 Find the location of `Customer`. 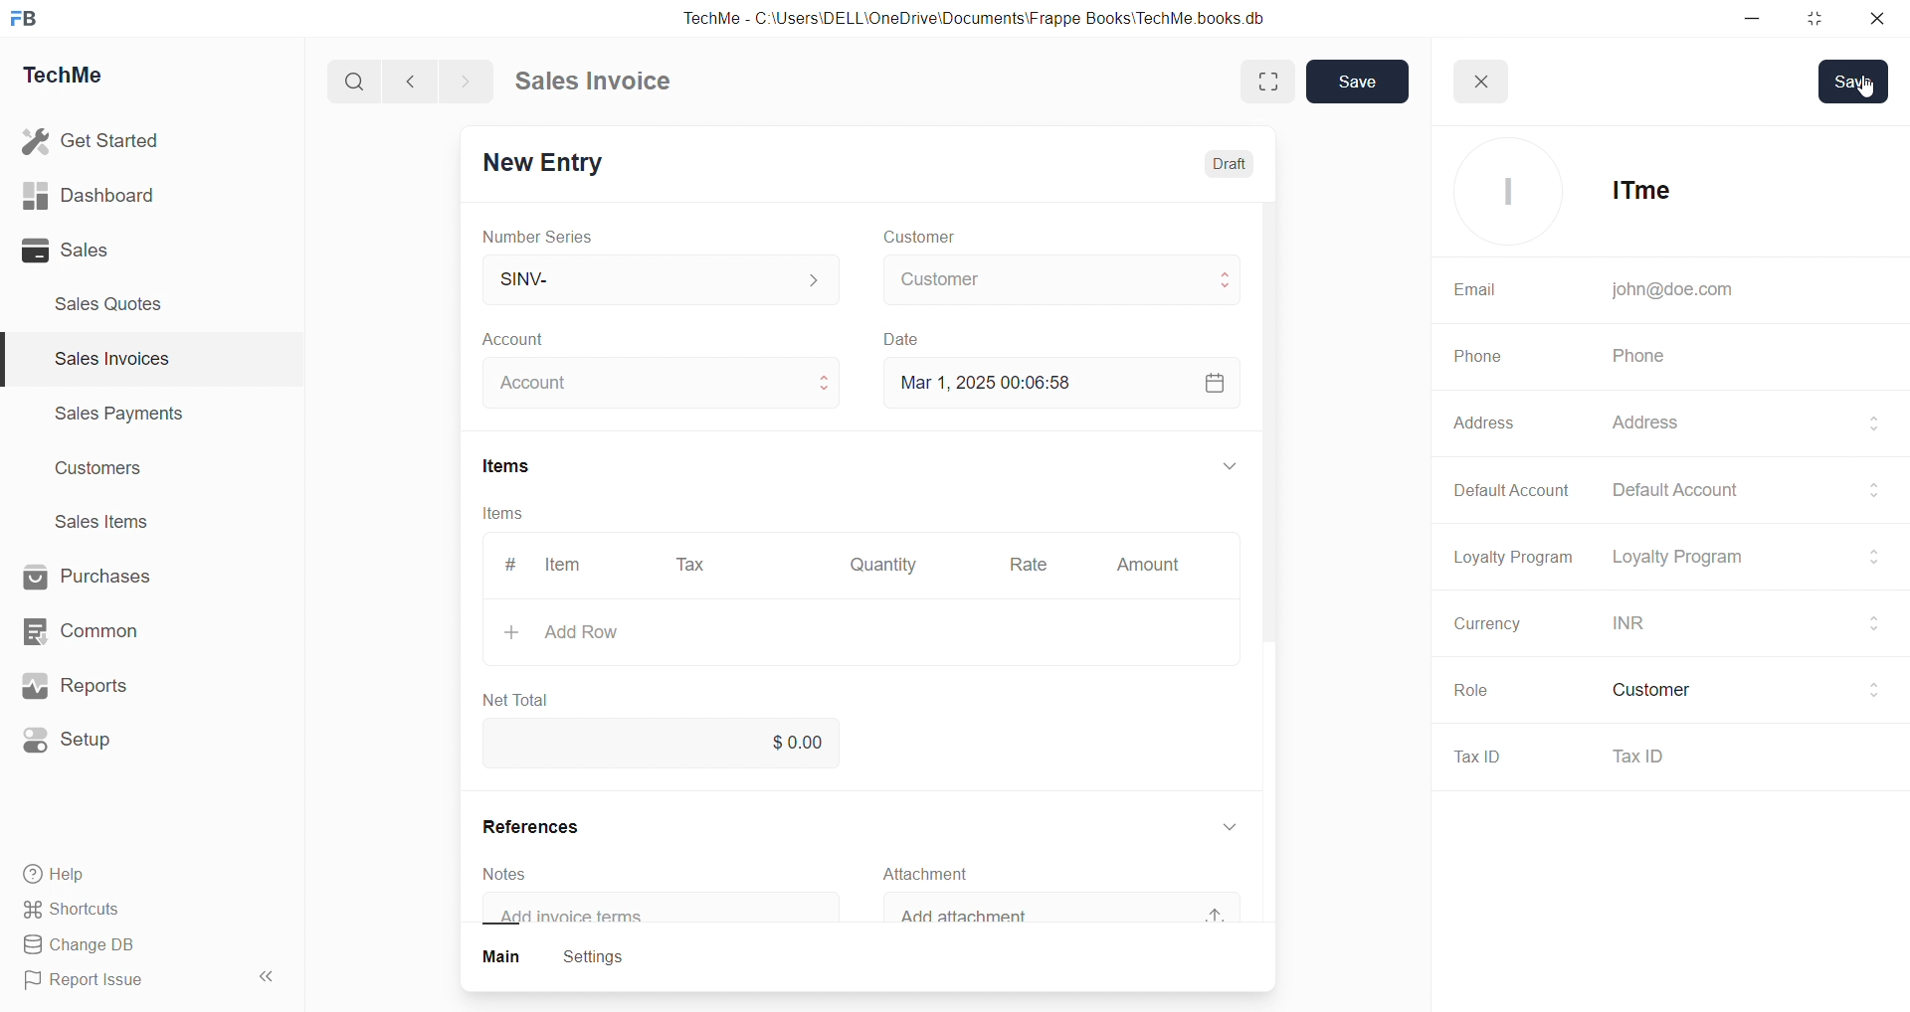

Customer is located at coordinates (1739, 690).